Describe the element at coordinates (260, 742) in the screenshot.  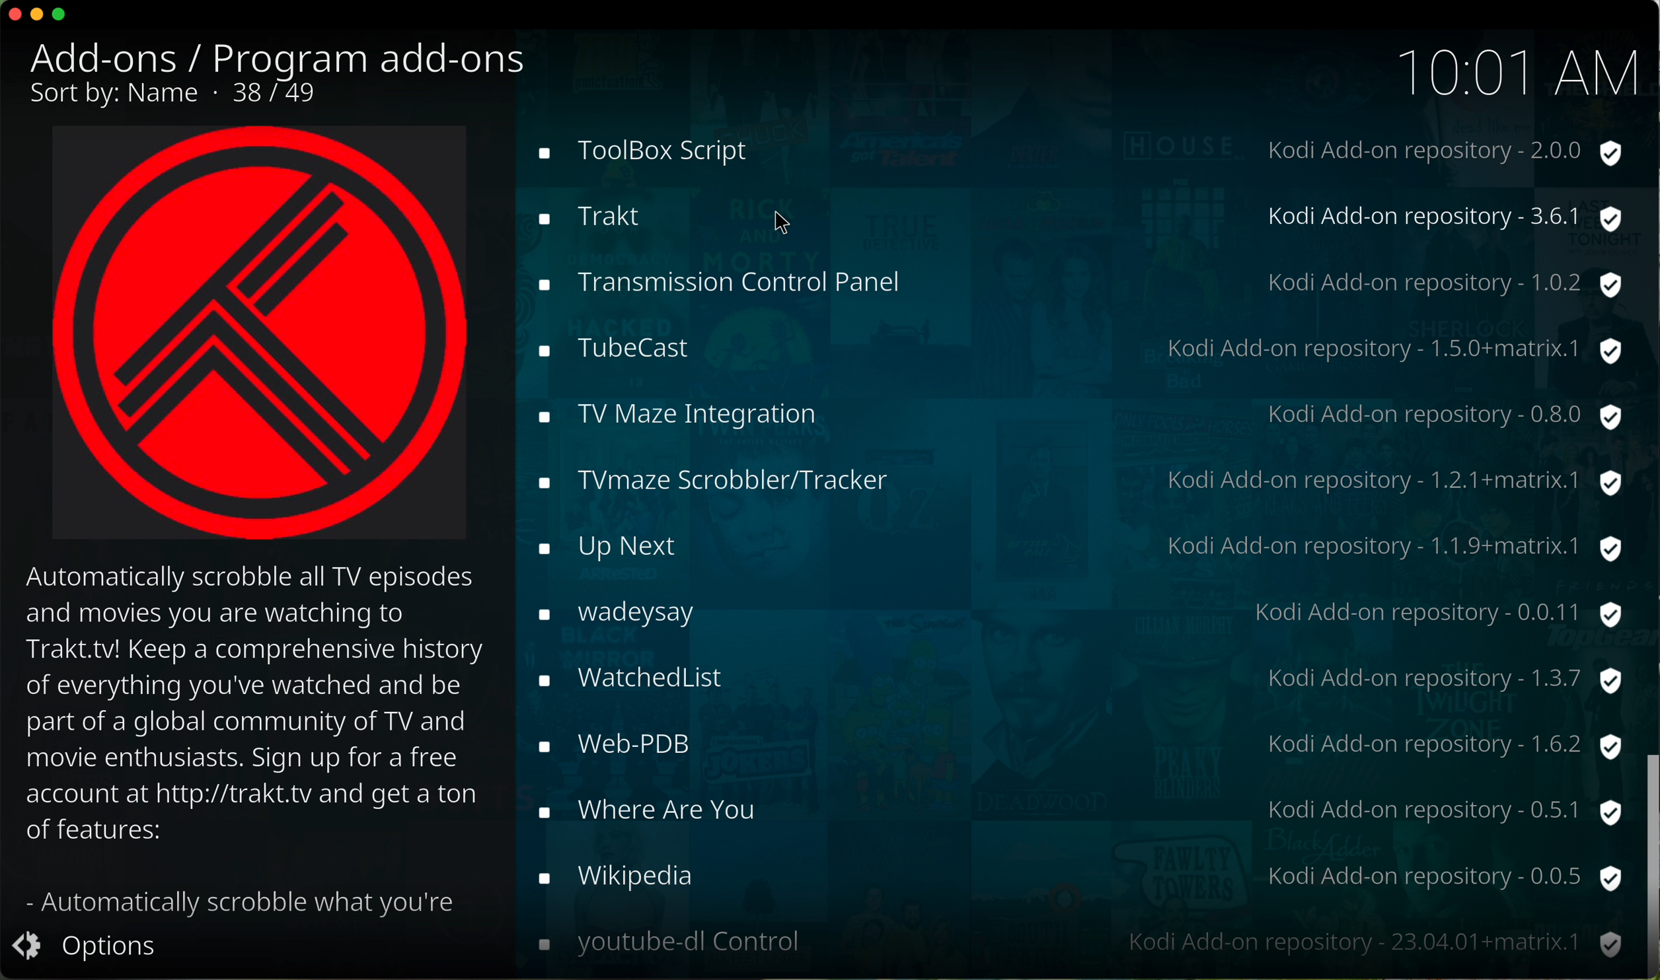
I see `description` at that location.